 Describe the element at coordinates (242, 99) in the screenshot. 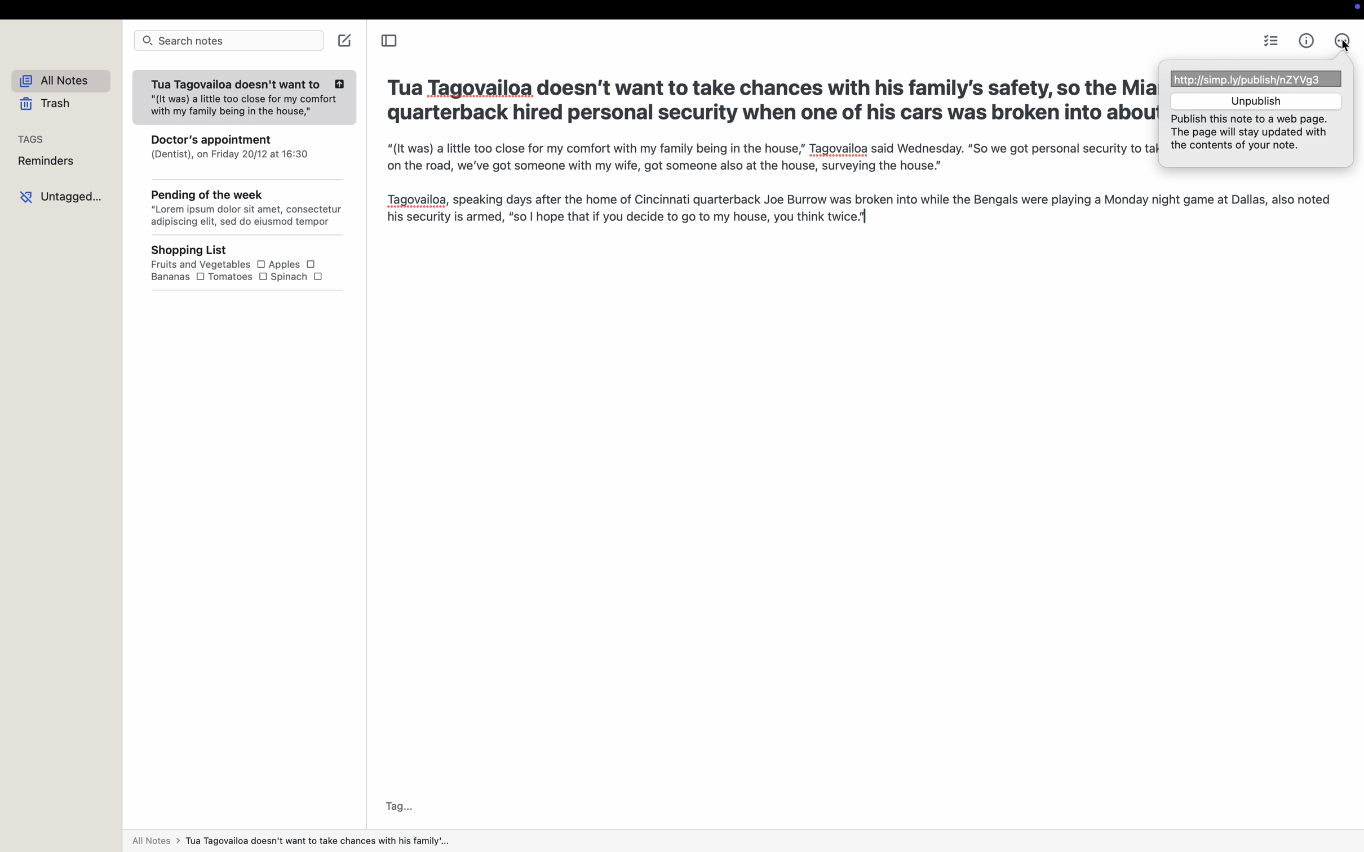

I see `Tua Tagovailoa doesn't want to
"(It was) a little too close for my comfort
with my family being in the house,"` at that location.